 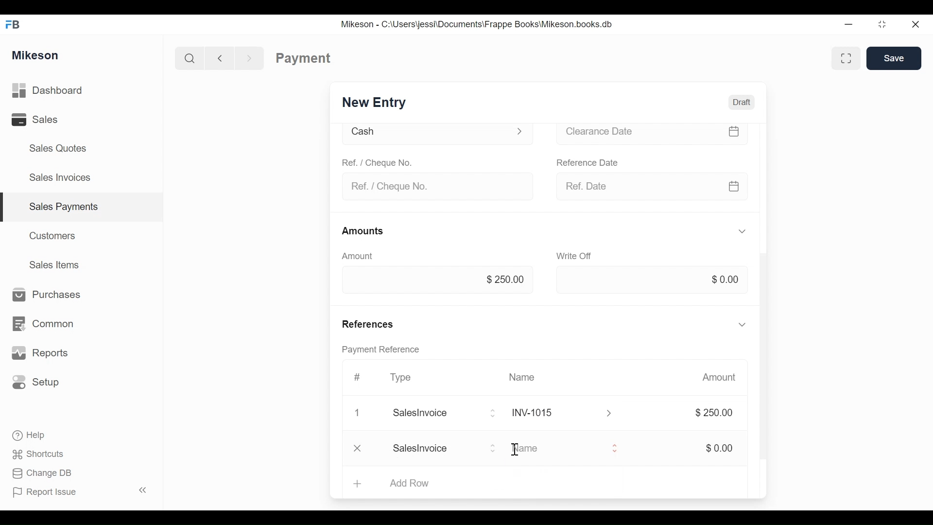 What do you see at coordinates (408, 484) in the screenshot?
I see `Add Row` at bounding box center [408, 484].